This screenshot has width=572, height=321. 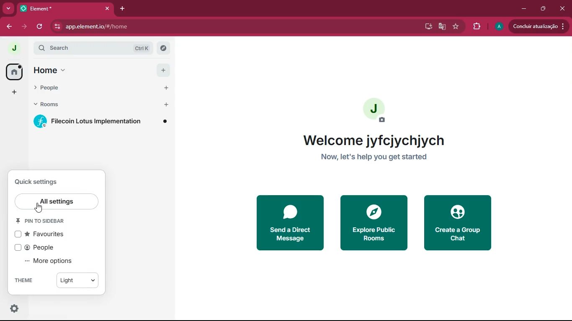 I want to click on app.element.io/#/home, so click(x=143, y=26).